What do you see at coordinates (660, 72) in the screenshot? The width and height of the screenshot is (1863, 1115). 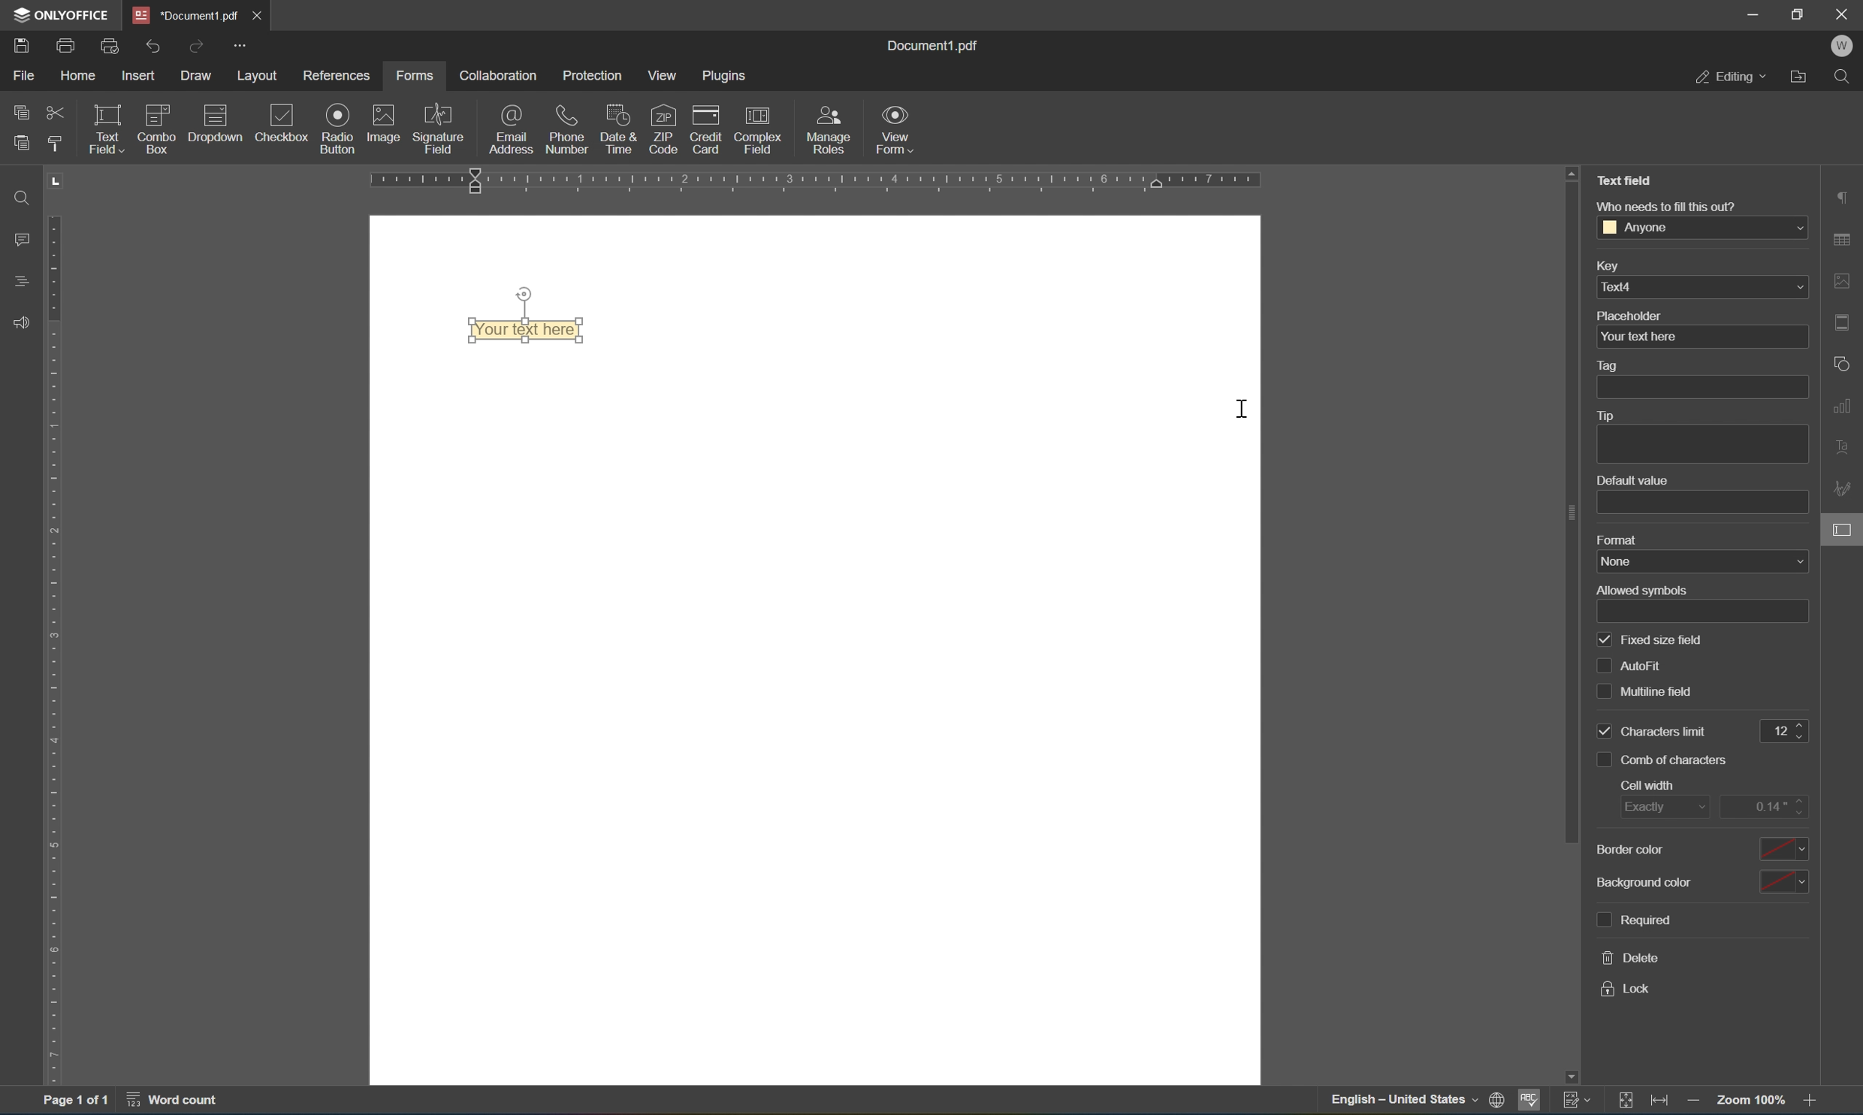 I see `view` at bounding box center [660, 72].